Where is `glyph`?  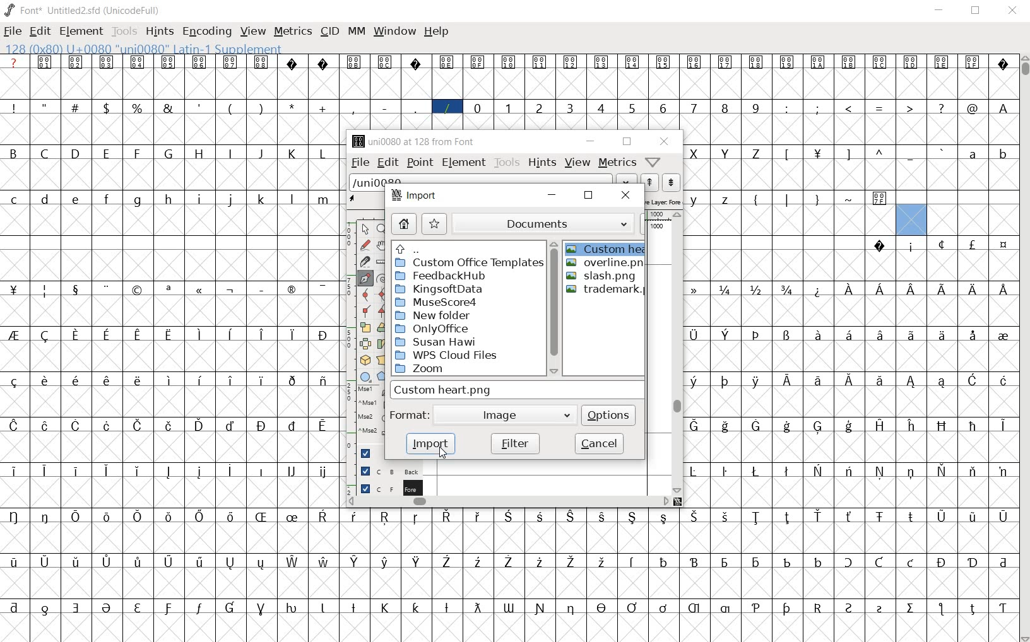
glyph is located at coordinates (912, 290).